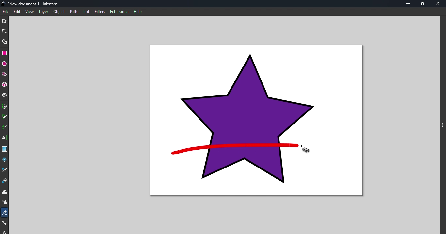  I want to click on toggle command panel, so click(442, 125).